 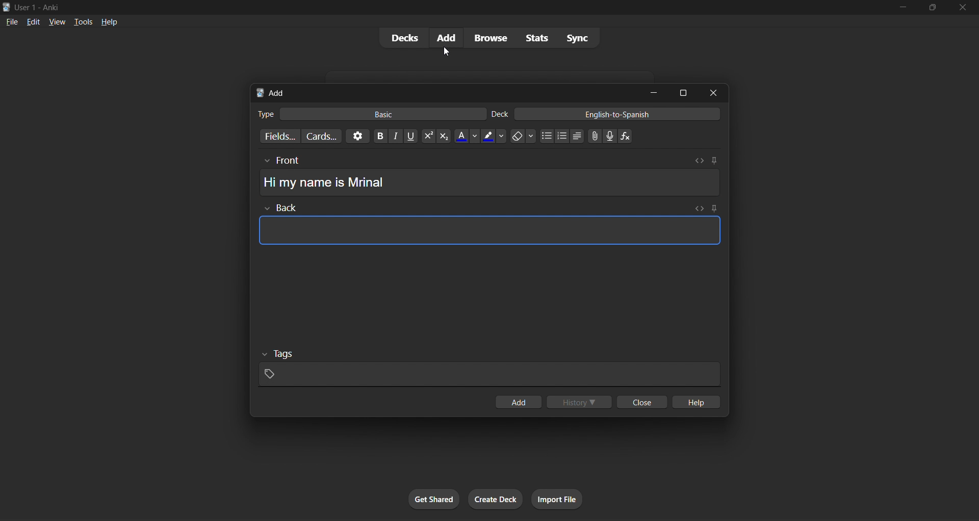 What do you see at coordinates (576, 36) in the screenshot?
I see `sync` at bounding box center [576, 36].